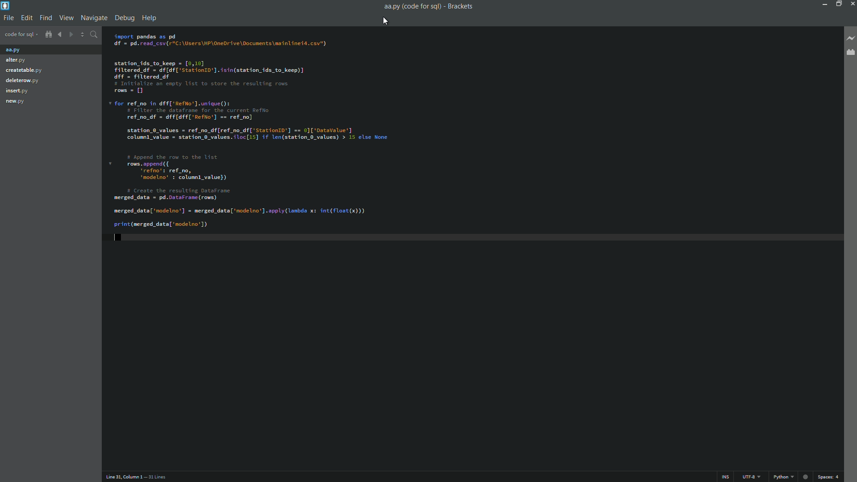 This screenshot has height=482, width=857. Describe the element at coordinates (828, 477) in the screenshot. I see `space` at that location.